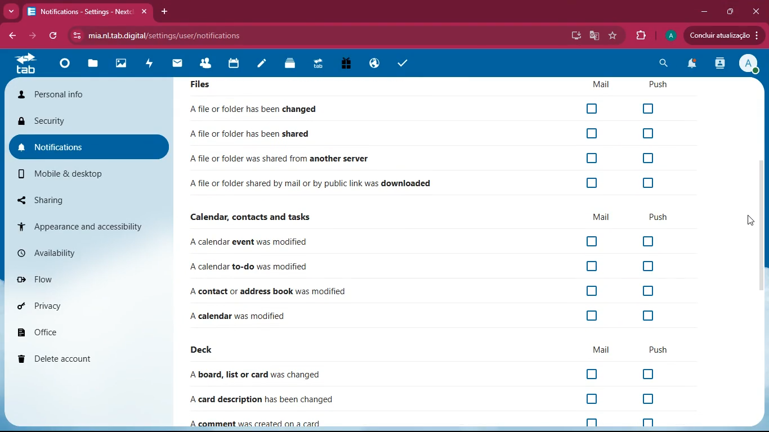 The image size is (769, 432). What do you see at coordinates (309, 158) in the screenshot?
I see `file shared from another server` at bounding box center [309, 158].